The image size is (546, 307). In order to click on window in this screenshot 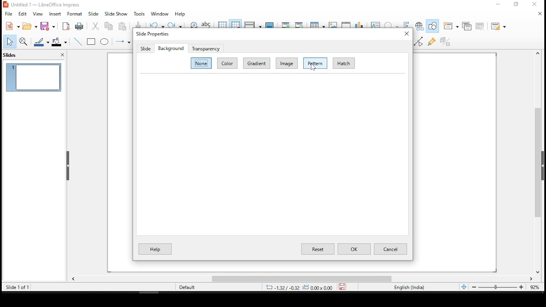, I will do `click(158, 14)`.